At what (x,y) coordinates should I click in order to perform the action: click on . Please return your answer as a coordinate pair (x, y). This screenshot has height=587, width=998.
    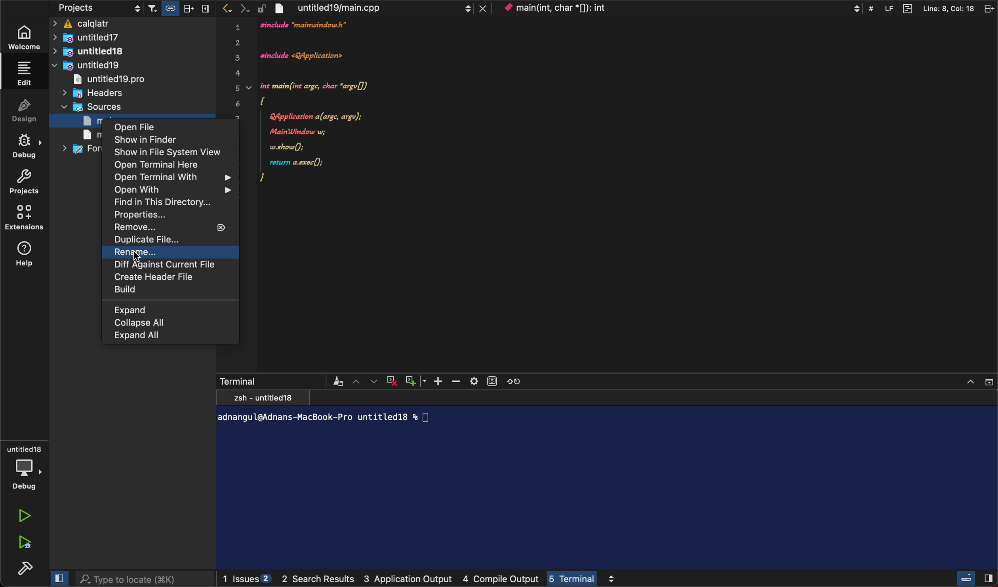
    Looking at the image, I should click on (162, 323).